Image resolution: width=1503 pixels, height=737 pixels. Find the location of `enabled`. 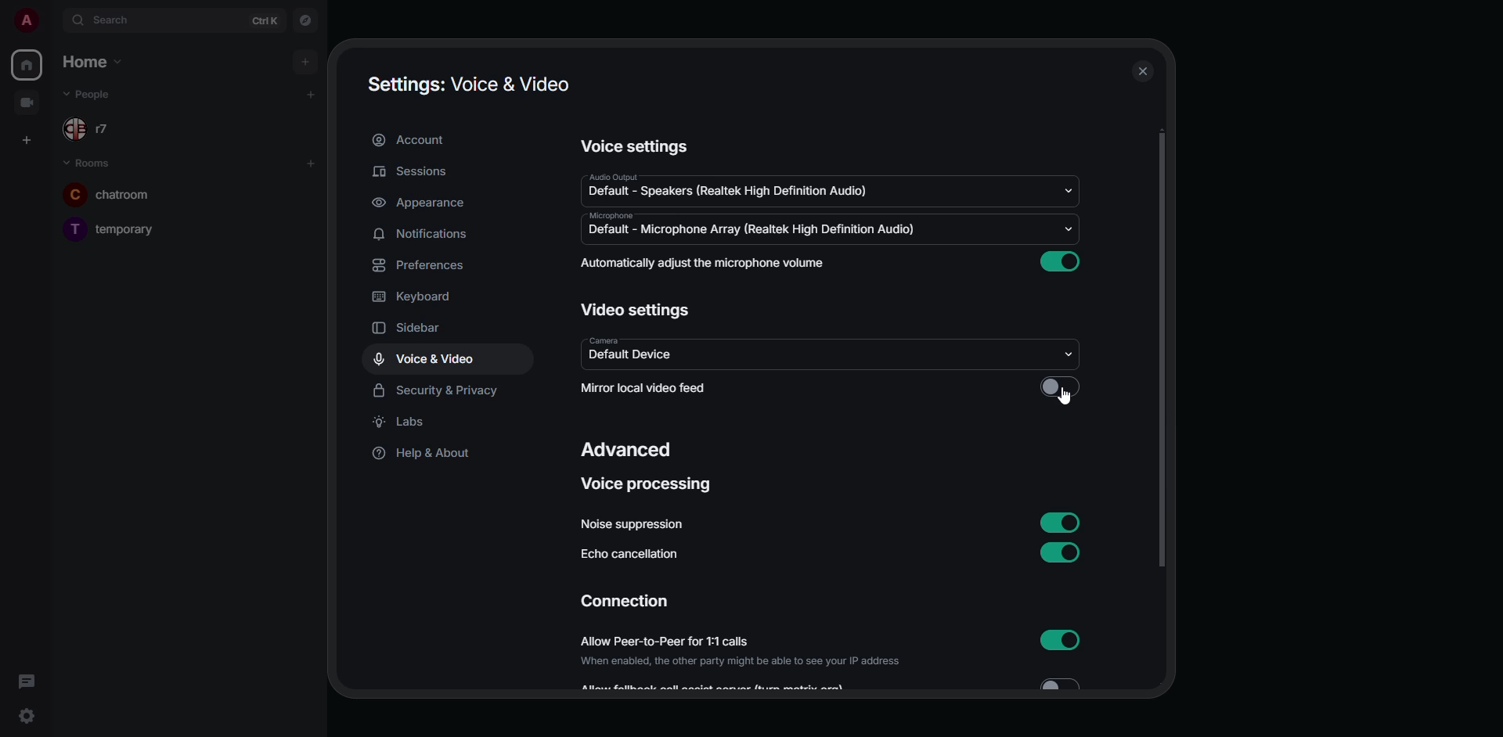

enabled is located at coordinates (1062, 263).